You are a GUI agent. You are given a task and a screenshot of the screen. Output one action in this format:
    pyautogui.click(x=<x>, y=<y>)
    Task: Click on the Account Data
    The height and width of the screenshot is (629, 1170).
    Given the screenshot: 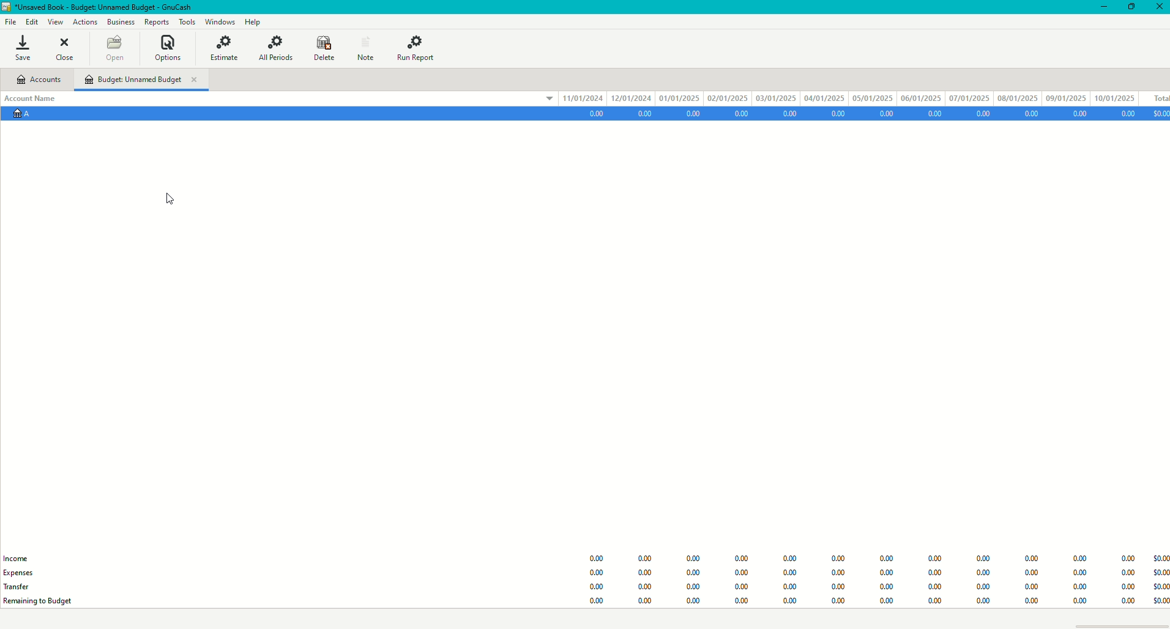 What is the action you would take?
    pyautogui.click(x=876, y=114)
    